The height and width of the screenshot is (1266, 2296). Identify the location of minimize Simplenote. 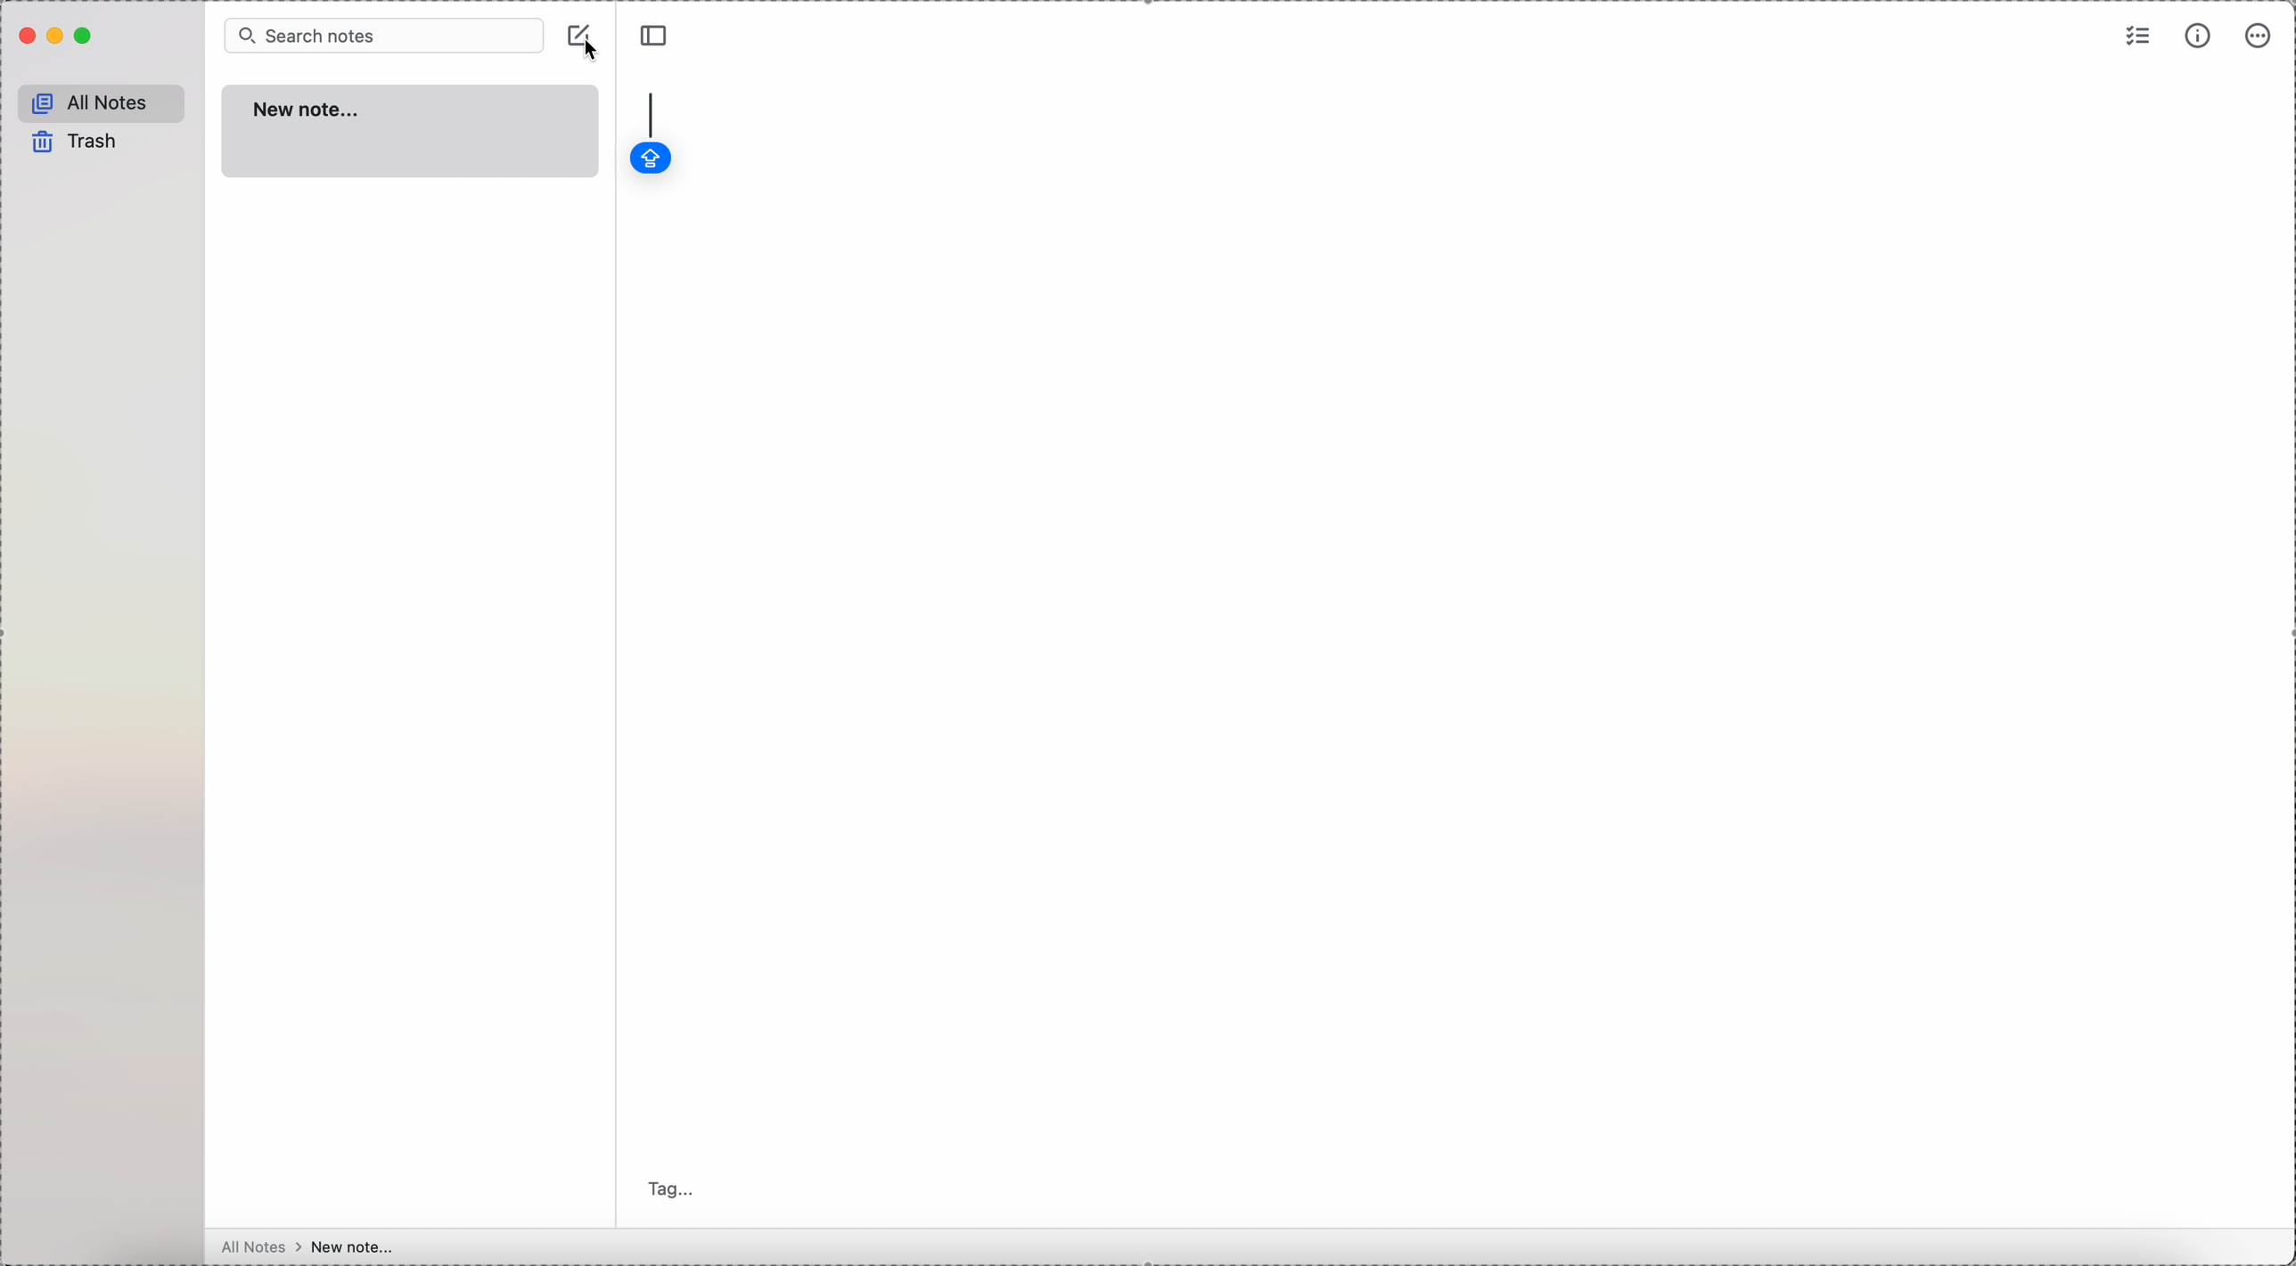
(56, 39).